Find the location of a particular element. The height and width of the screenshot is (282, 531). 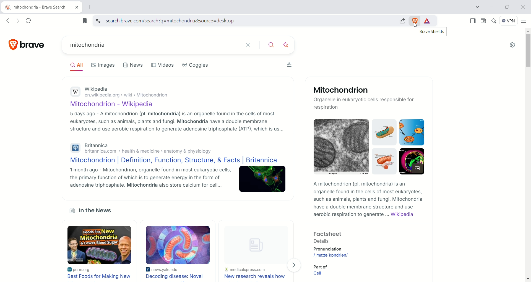

Image is located at coordinates (341, 147).